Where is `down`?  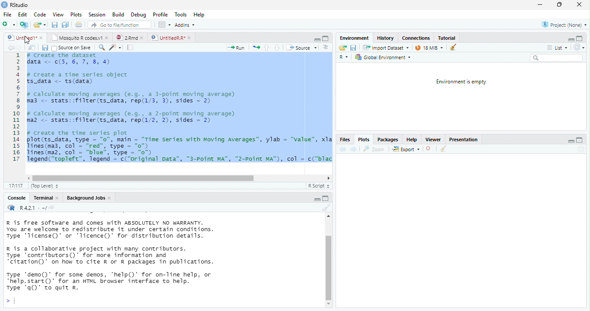 down is located at coordinates (277, 48).